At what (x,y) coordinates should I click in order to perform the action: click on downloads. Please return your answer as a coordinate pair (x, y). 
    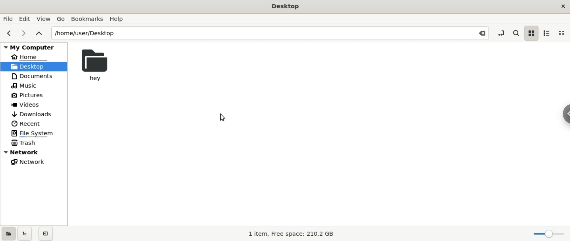
    Looking at the image, I should click on (33, 115).